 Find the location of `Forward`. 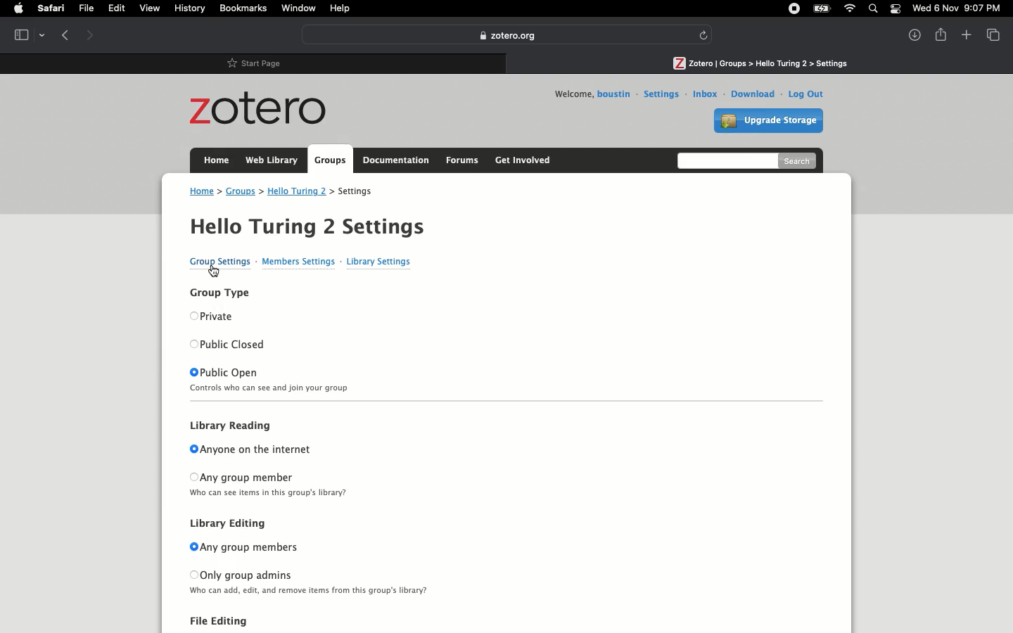

Forward is located at coordinates (90, 34).